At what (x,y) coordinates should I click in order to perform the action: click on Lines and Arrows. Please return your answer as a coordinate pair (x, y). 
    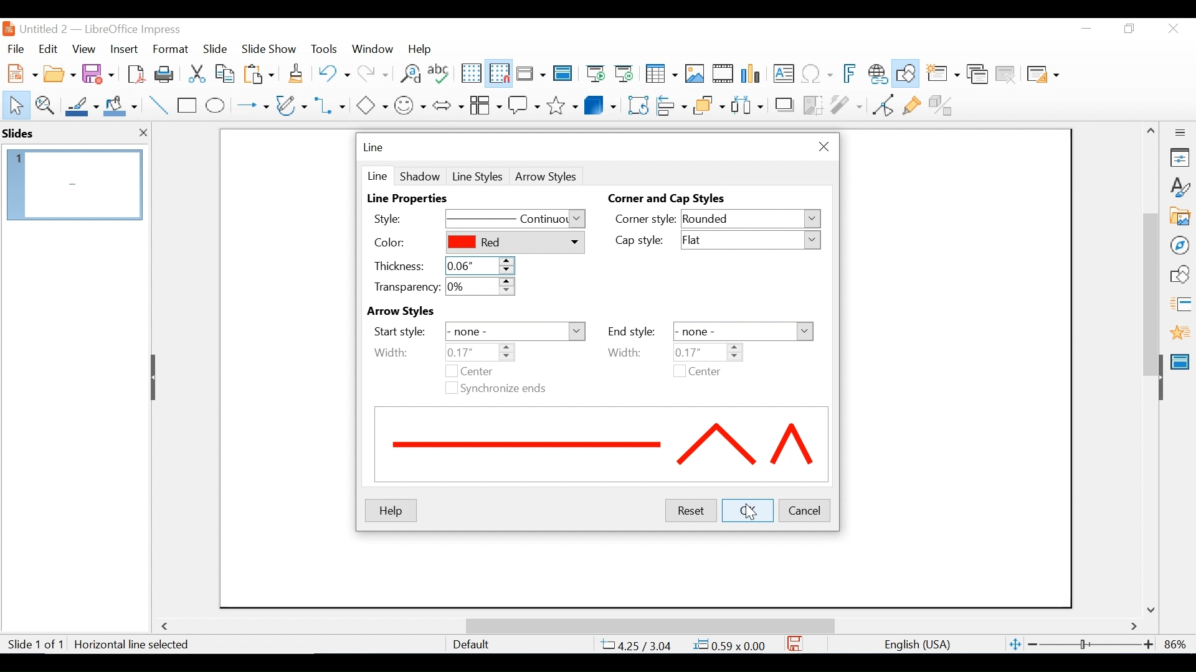
    Looking at the image, I should click on (250, 106).